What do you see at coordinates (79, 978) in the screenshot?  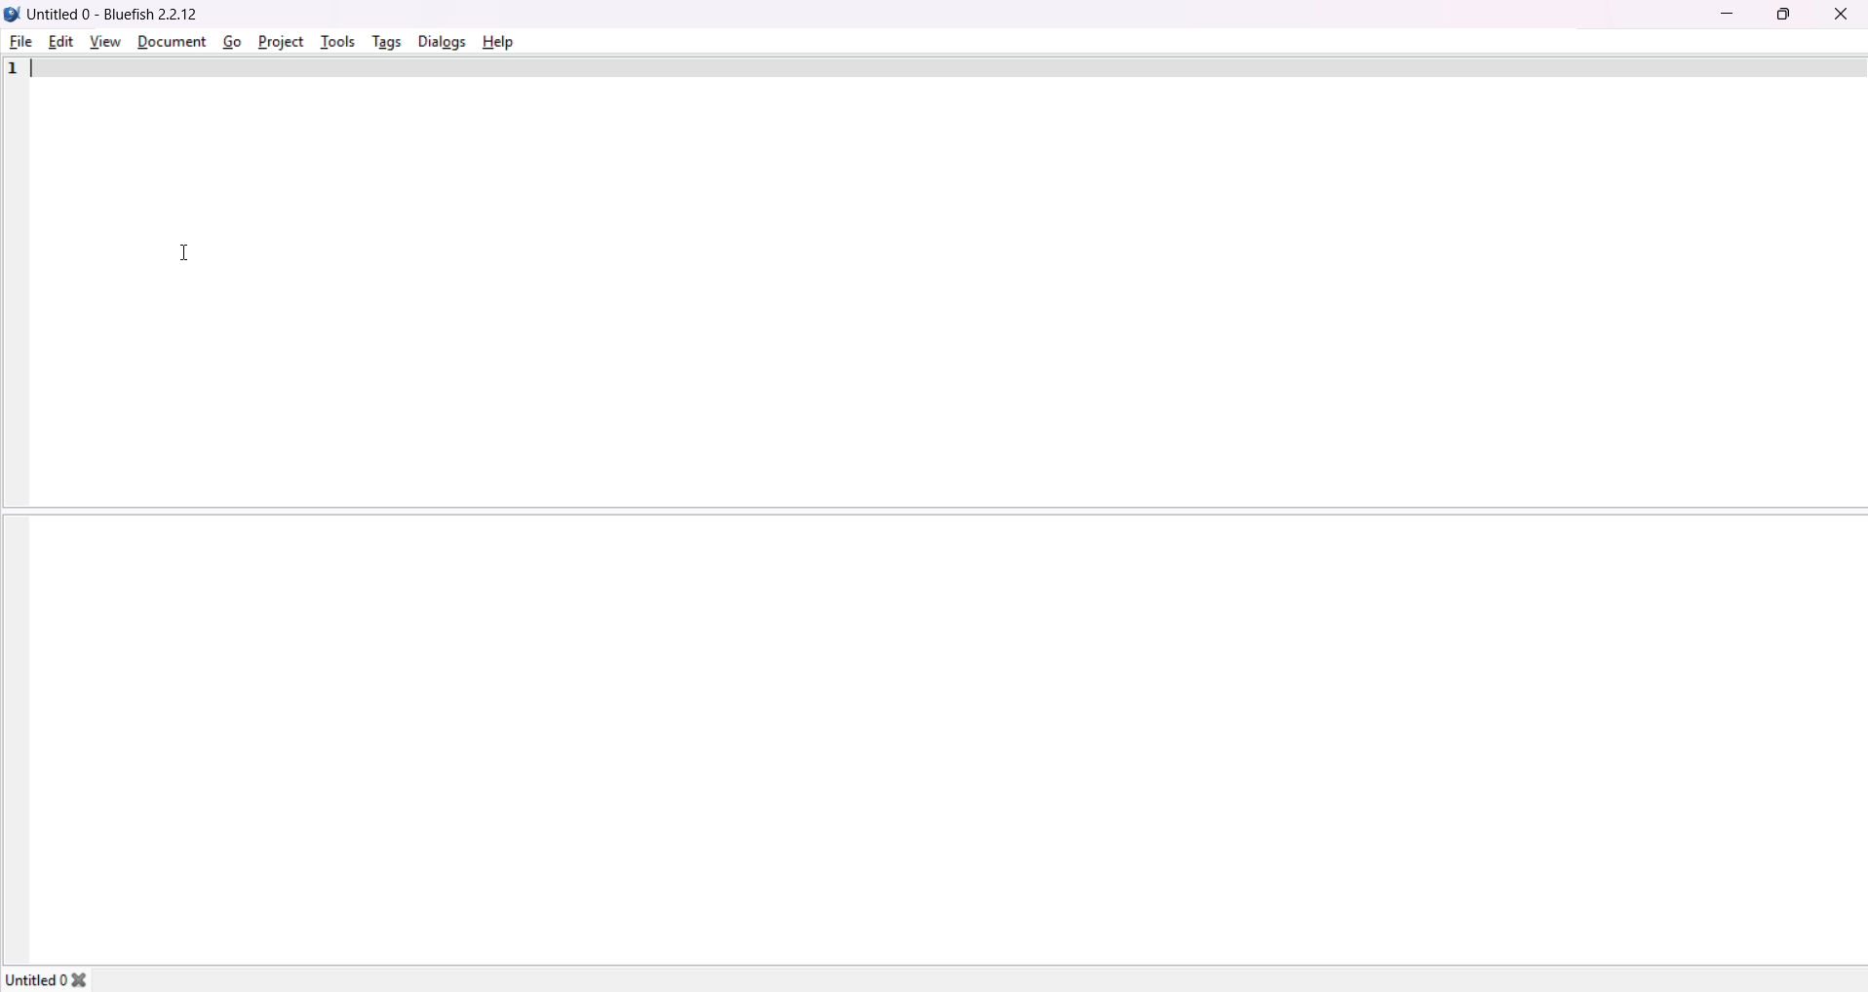 I see `close tab` at bounding box center [79, 978].